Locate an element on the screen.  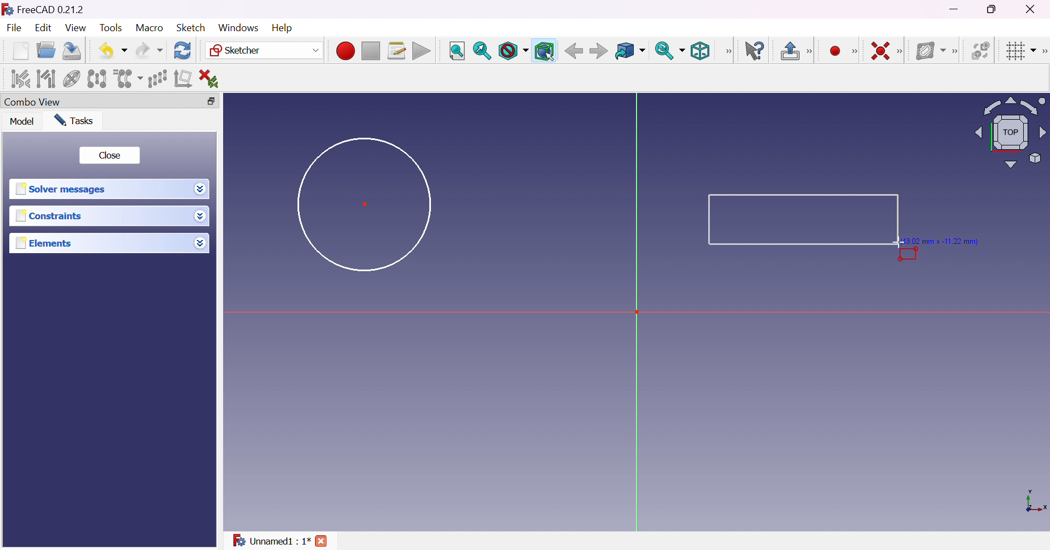
Help is located at coordinates (283, 28).